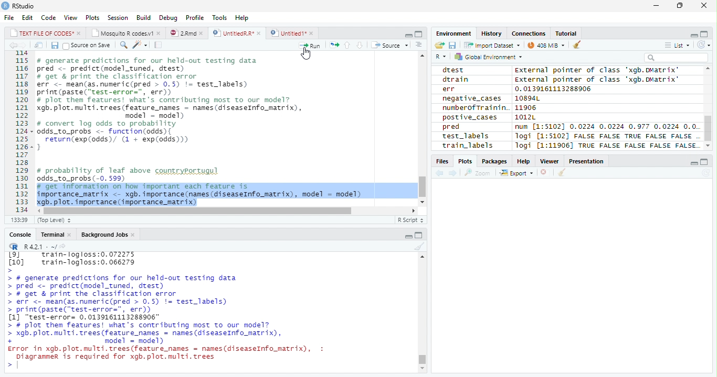 This screenshot has height=377, width=717. What do you see at coordinates (529, 98) in the screenshot?
I see `10894L` at bounding box center [529, 98].